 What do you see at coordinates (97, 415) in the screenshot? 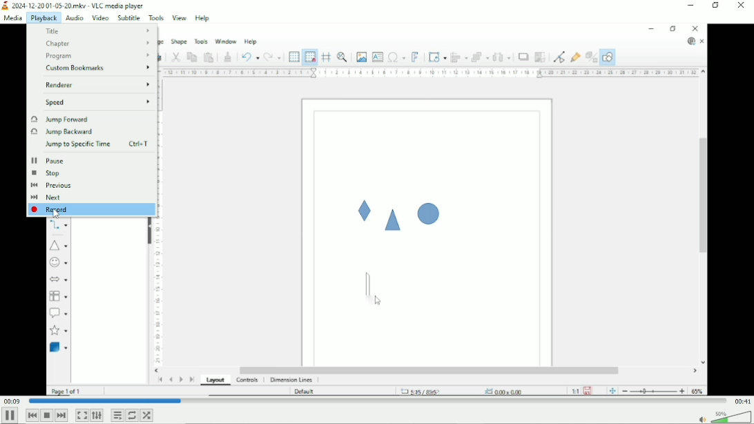
I see `Show extended settings` at bounding box center [97, 415].